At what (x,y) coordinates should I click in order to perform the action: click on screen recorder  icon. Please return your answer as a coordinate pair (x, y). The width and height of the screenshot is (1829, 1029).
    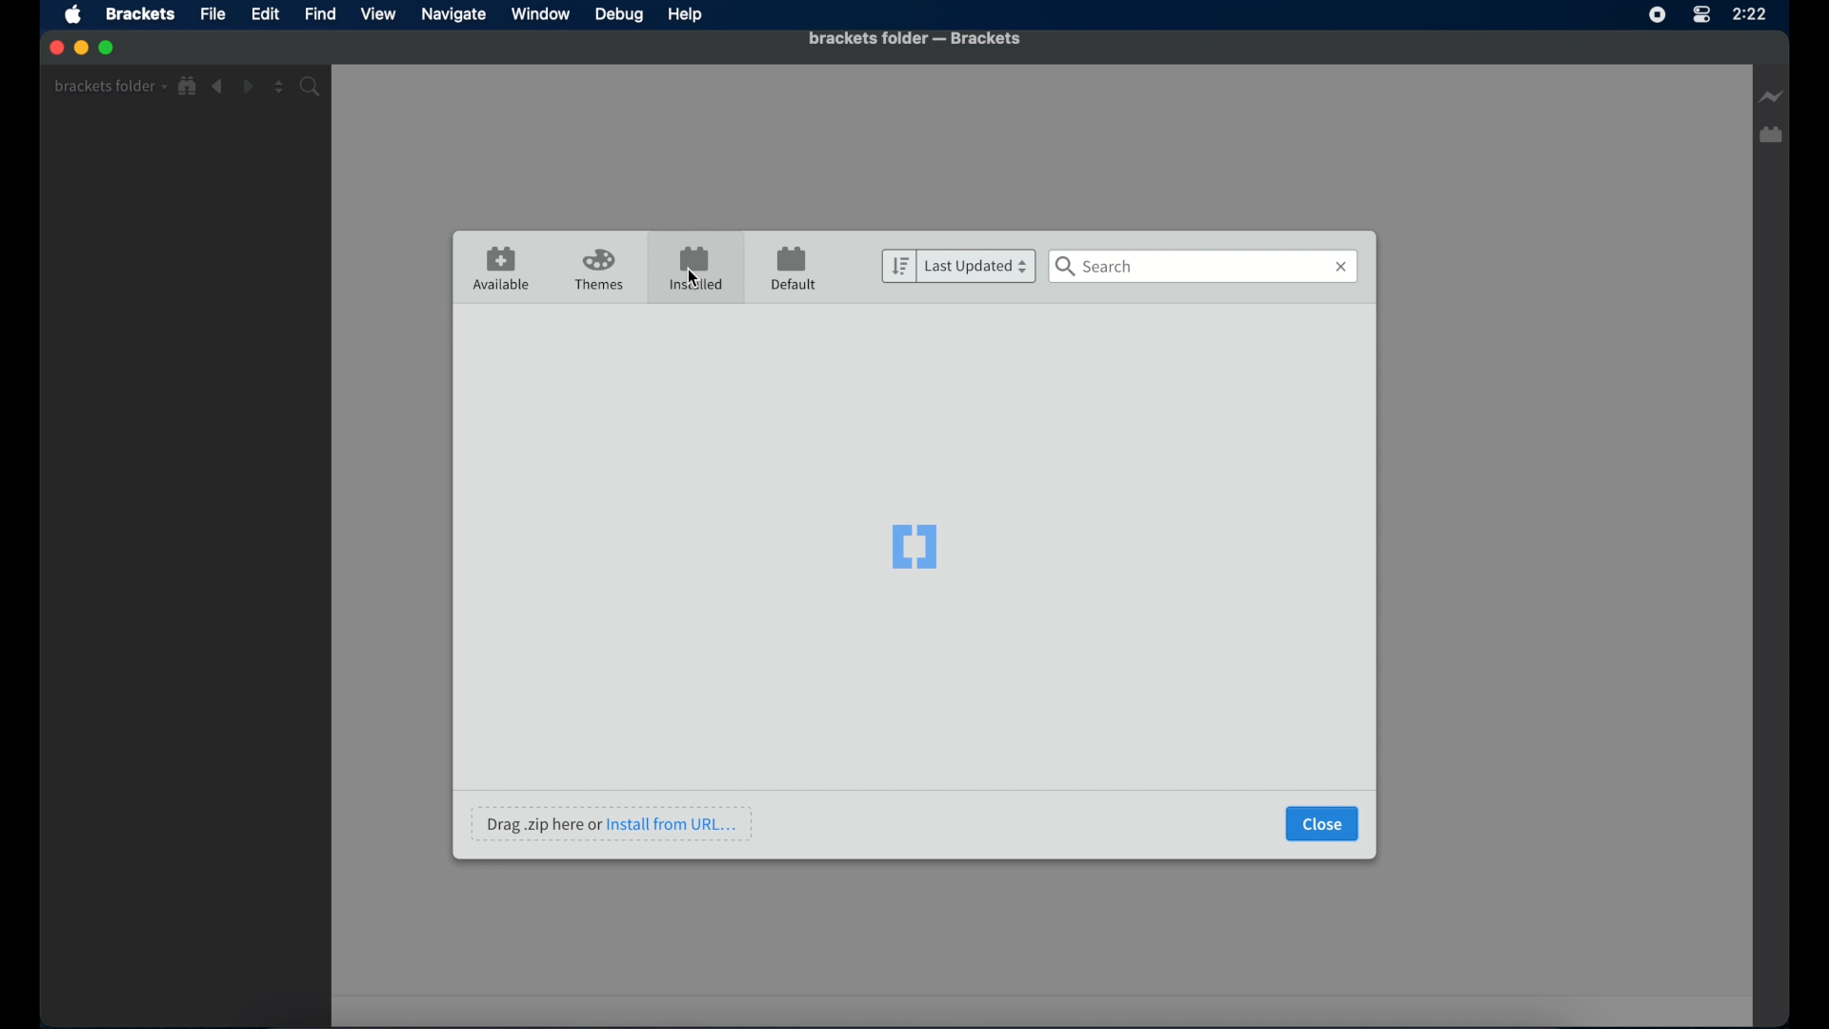
    Looking at the image, I should click on (1658, 15).